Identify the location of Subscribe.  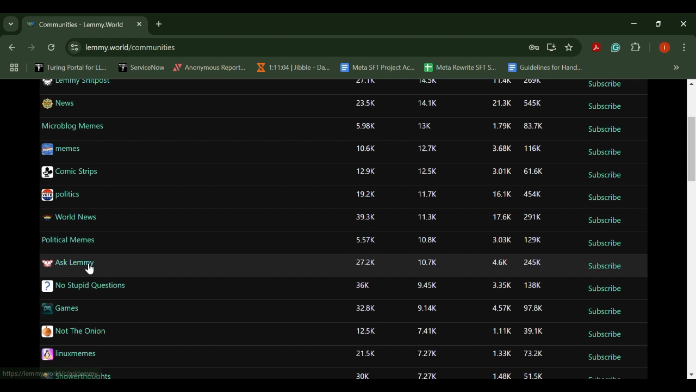
(605, 335).